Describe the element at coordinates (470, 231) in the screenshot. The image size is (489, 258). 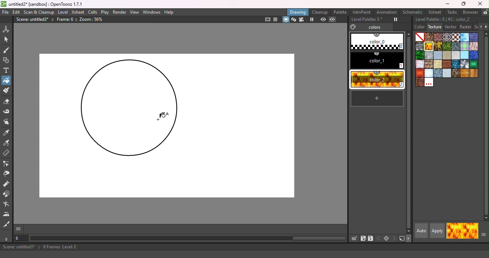
I see `return to previous style` at that location.